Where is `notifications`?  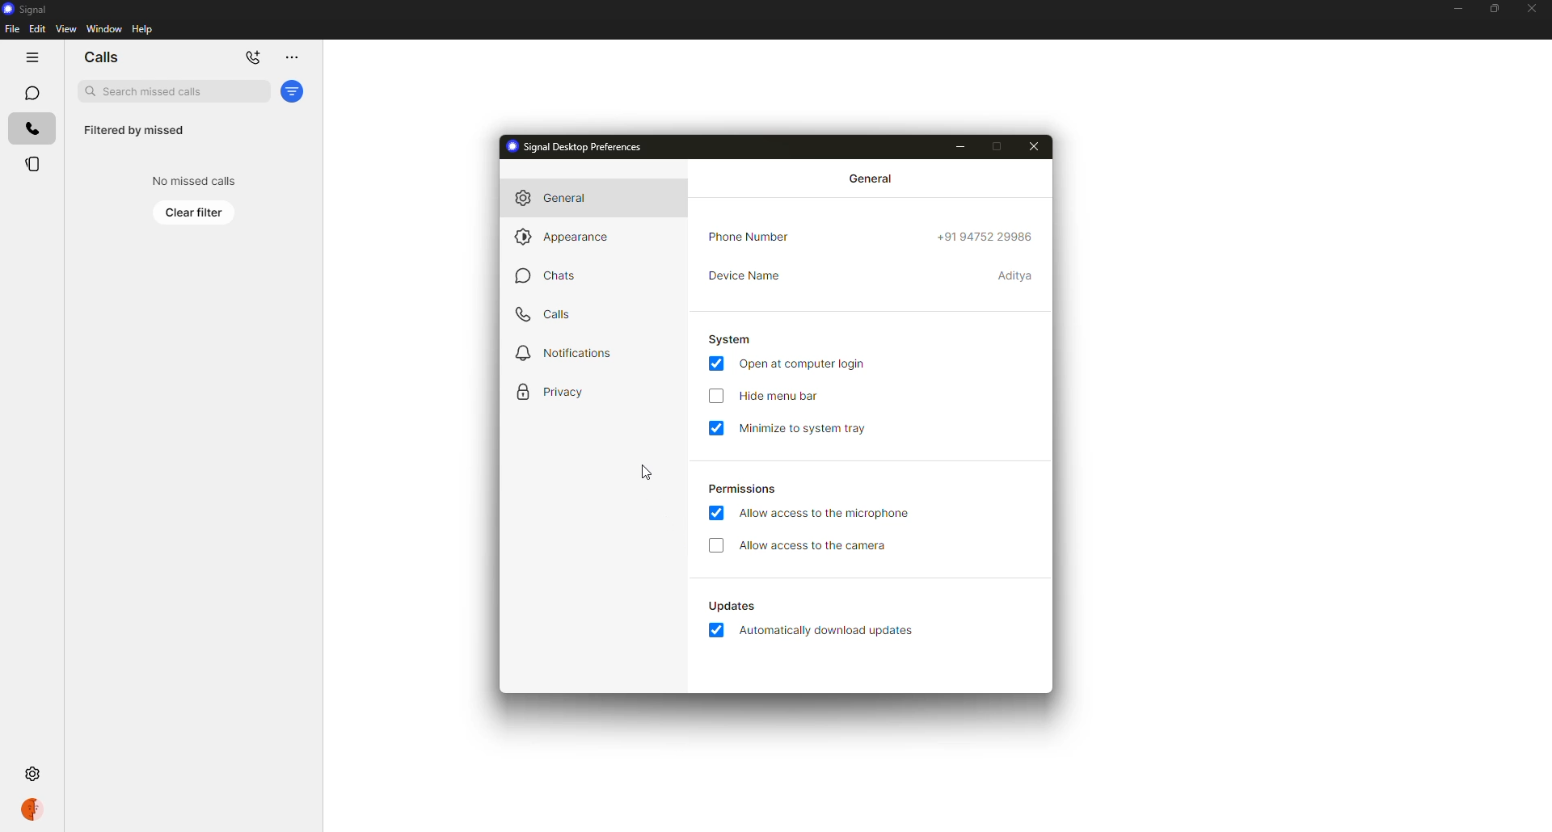 notifications is located at coordinates (566, 354).